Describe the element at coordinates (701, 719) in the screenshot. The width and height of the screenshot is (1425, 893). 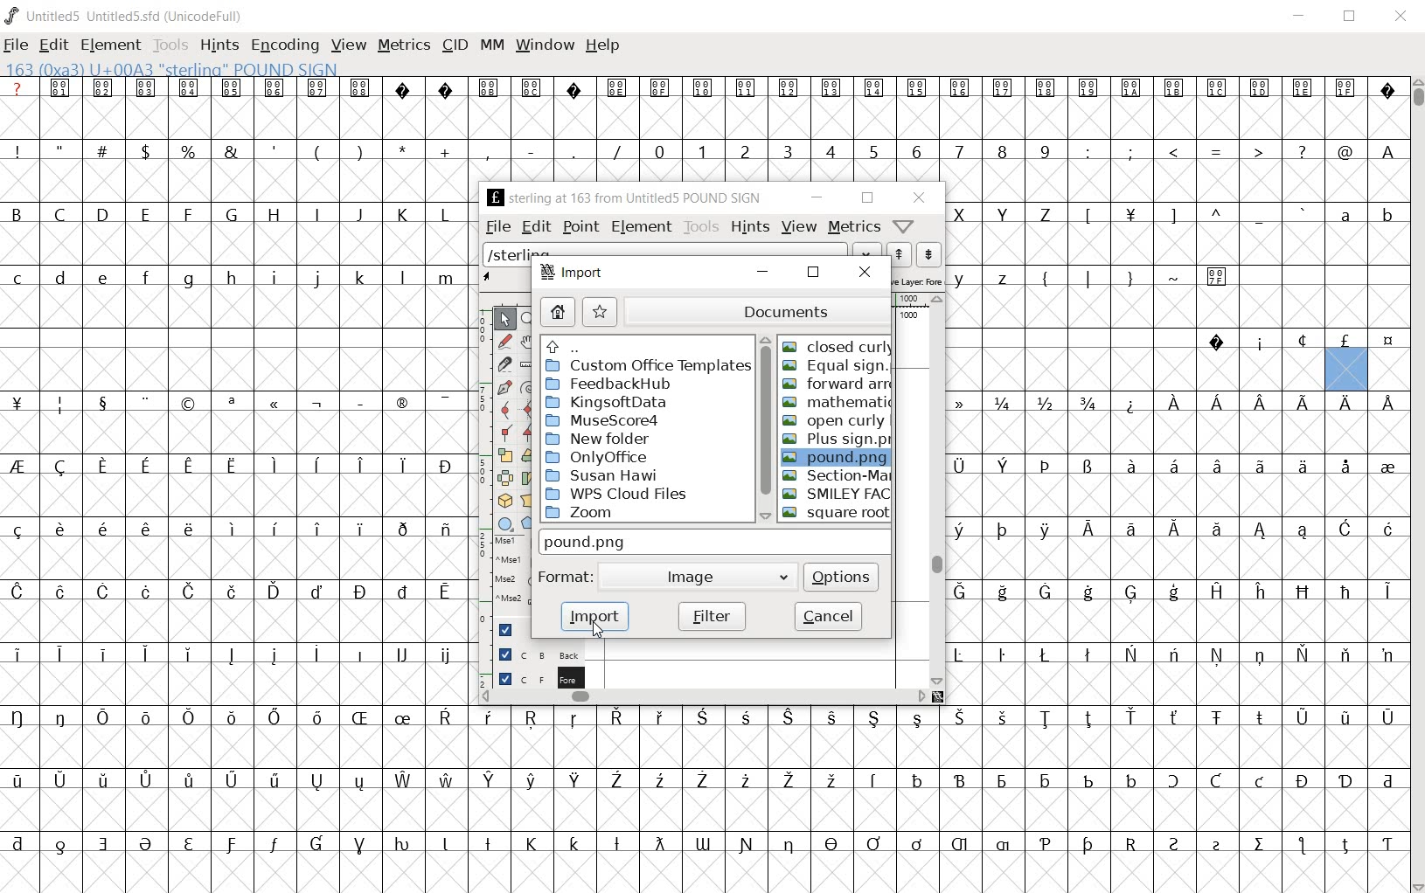
I see `Symbol` at that location.